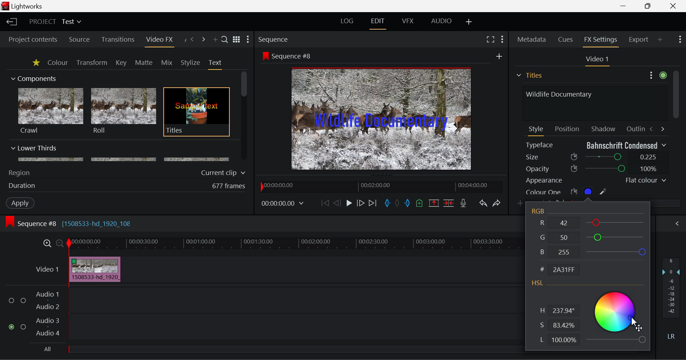 This screenshot has height=360, width=686. Describe the element at coordinates (11, 22) in the screenshot. I see `Back to Homepage` at that location.